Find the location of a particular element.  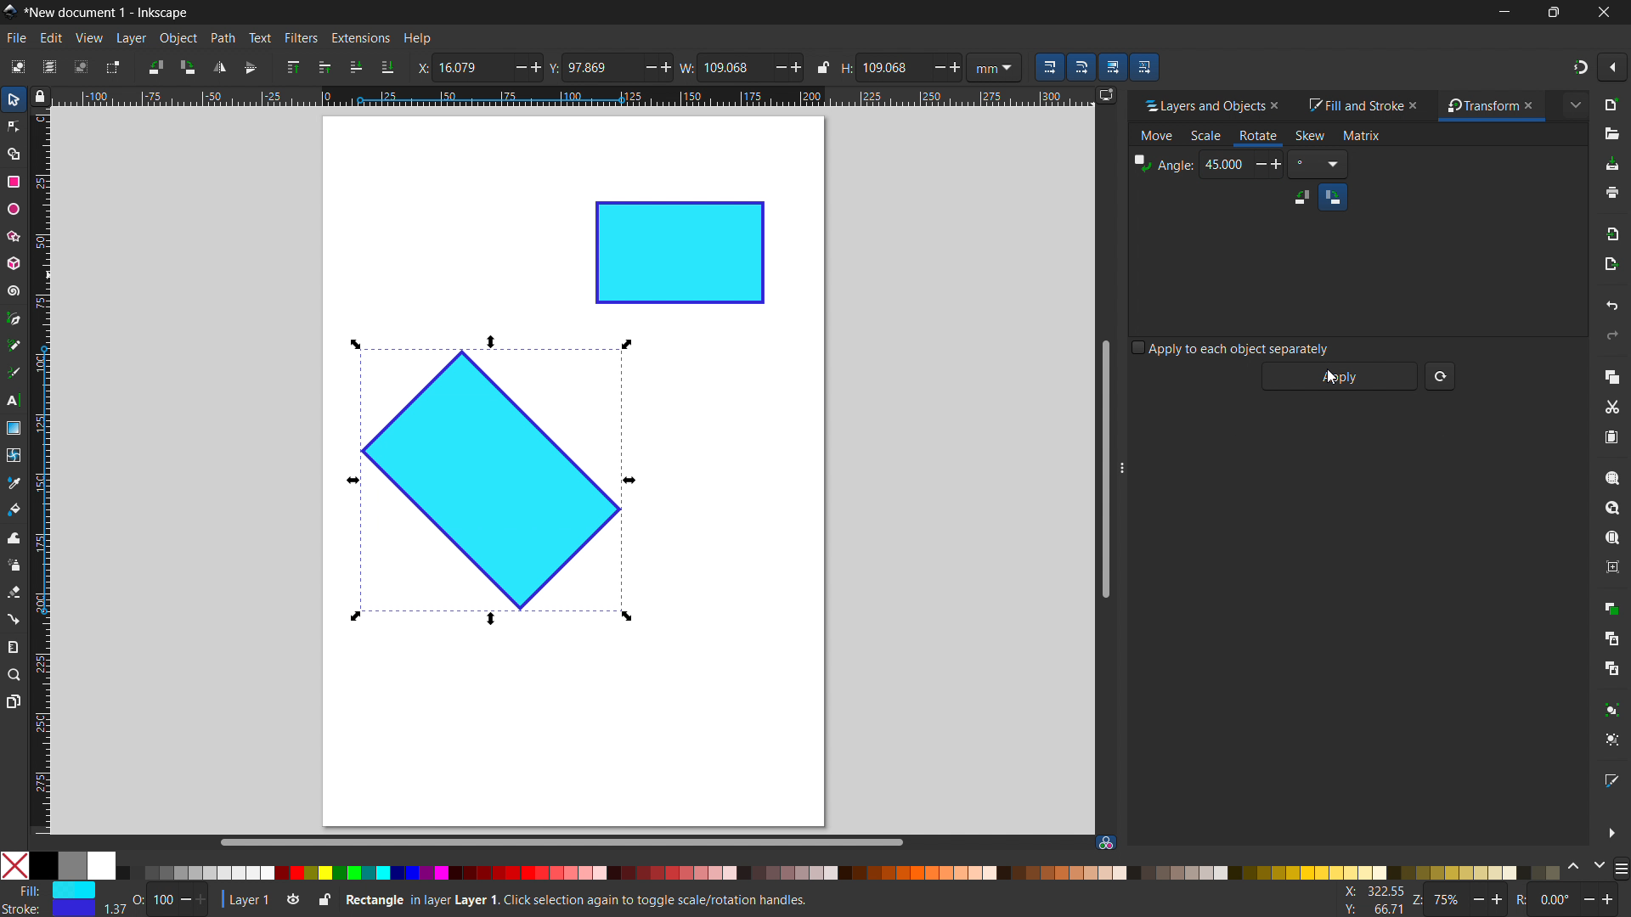

rotate 90 cw is located at coordinates (187, 67).